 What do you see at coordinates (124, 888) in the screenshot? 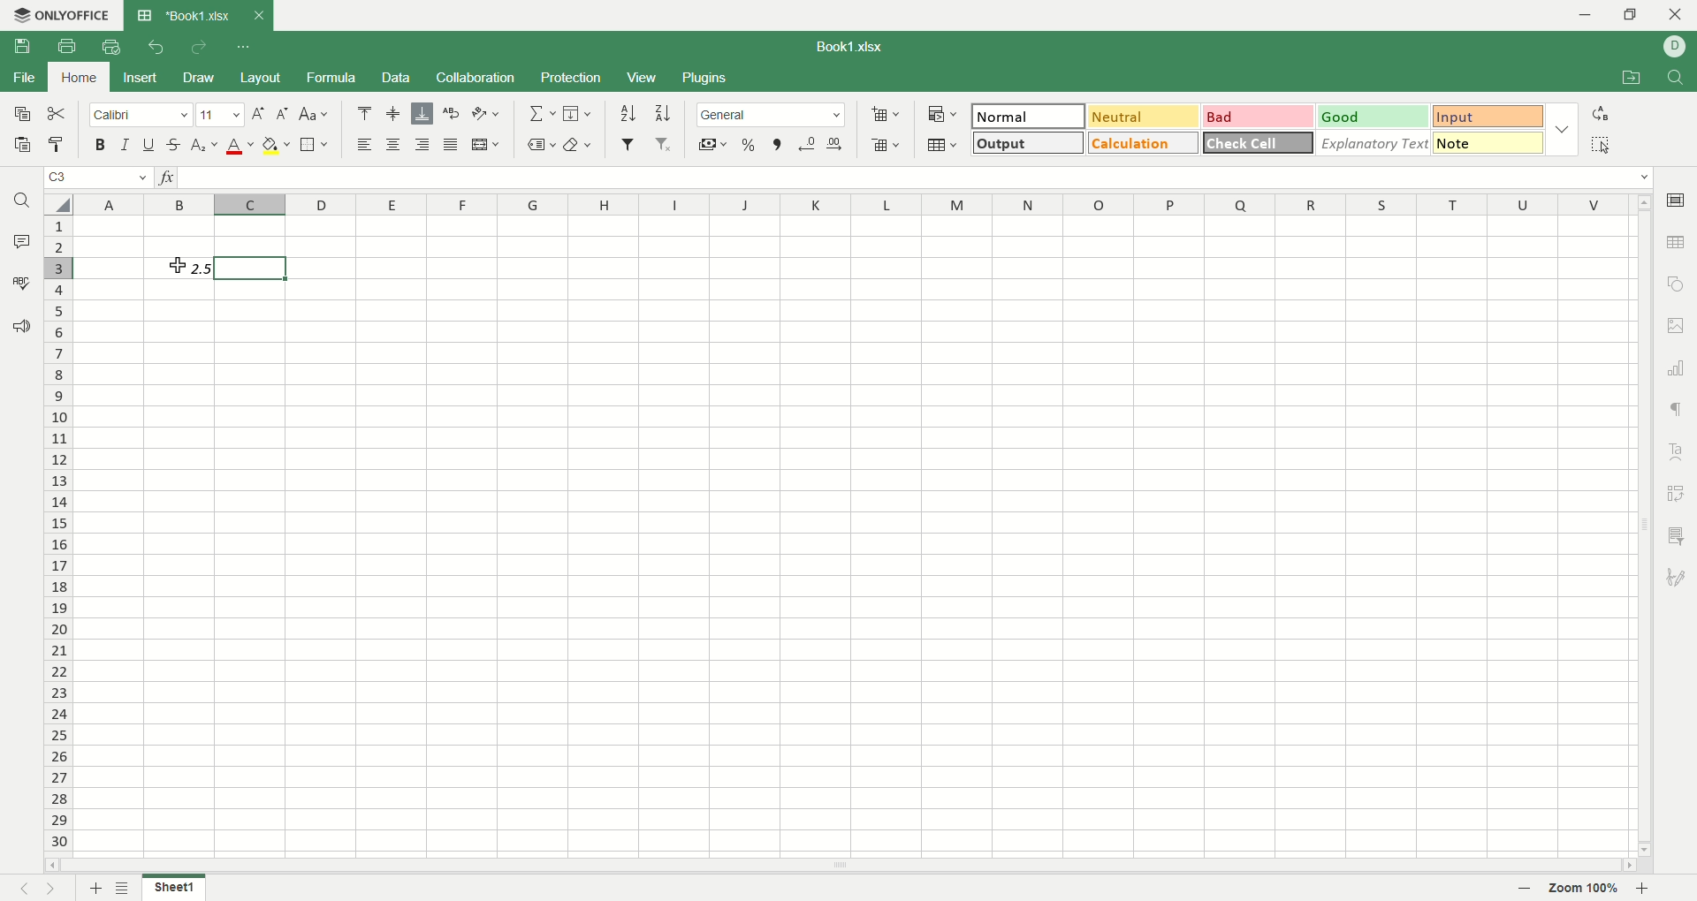
I see `List of sheets` at bounding box center [124, 888].